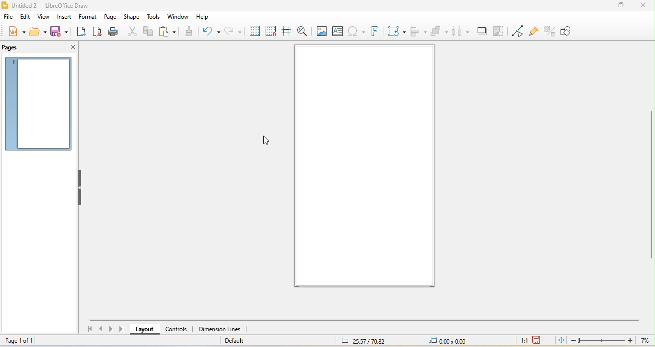 This screenshot has height=347, width=655. What do you see at coordinates (110, 17) in the screenshot?
I see `page` at bounding box center [110, 17].